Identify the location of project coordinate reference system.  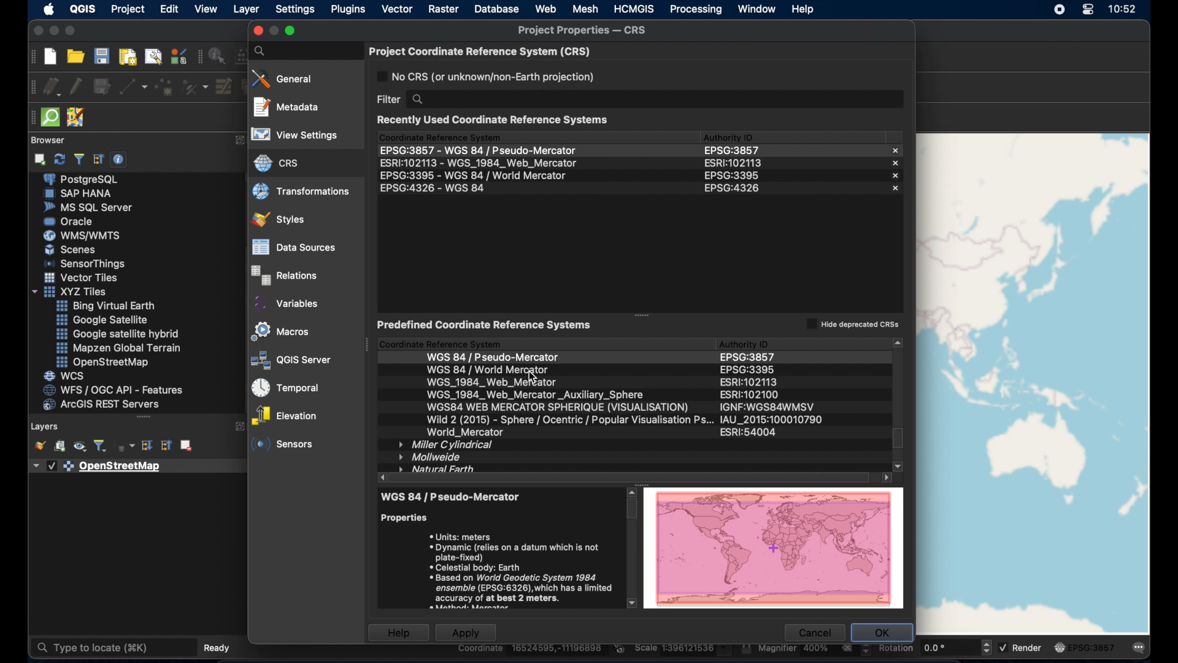
(480, 49).